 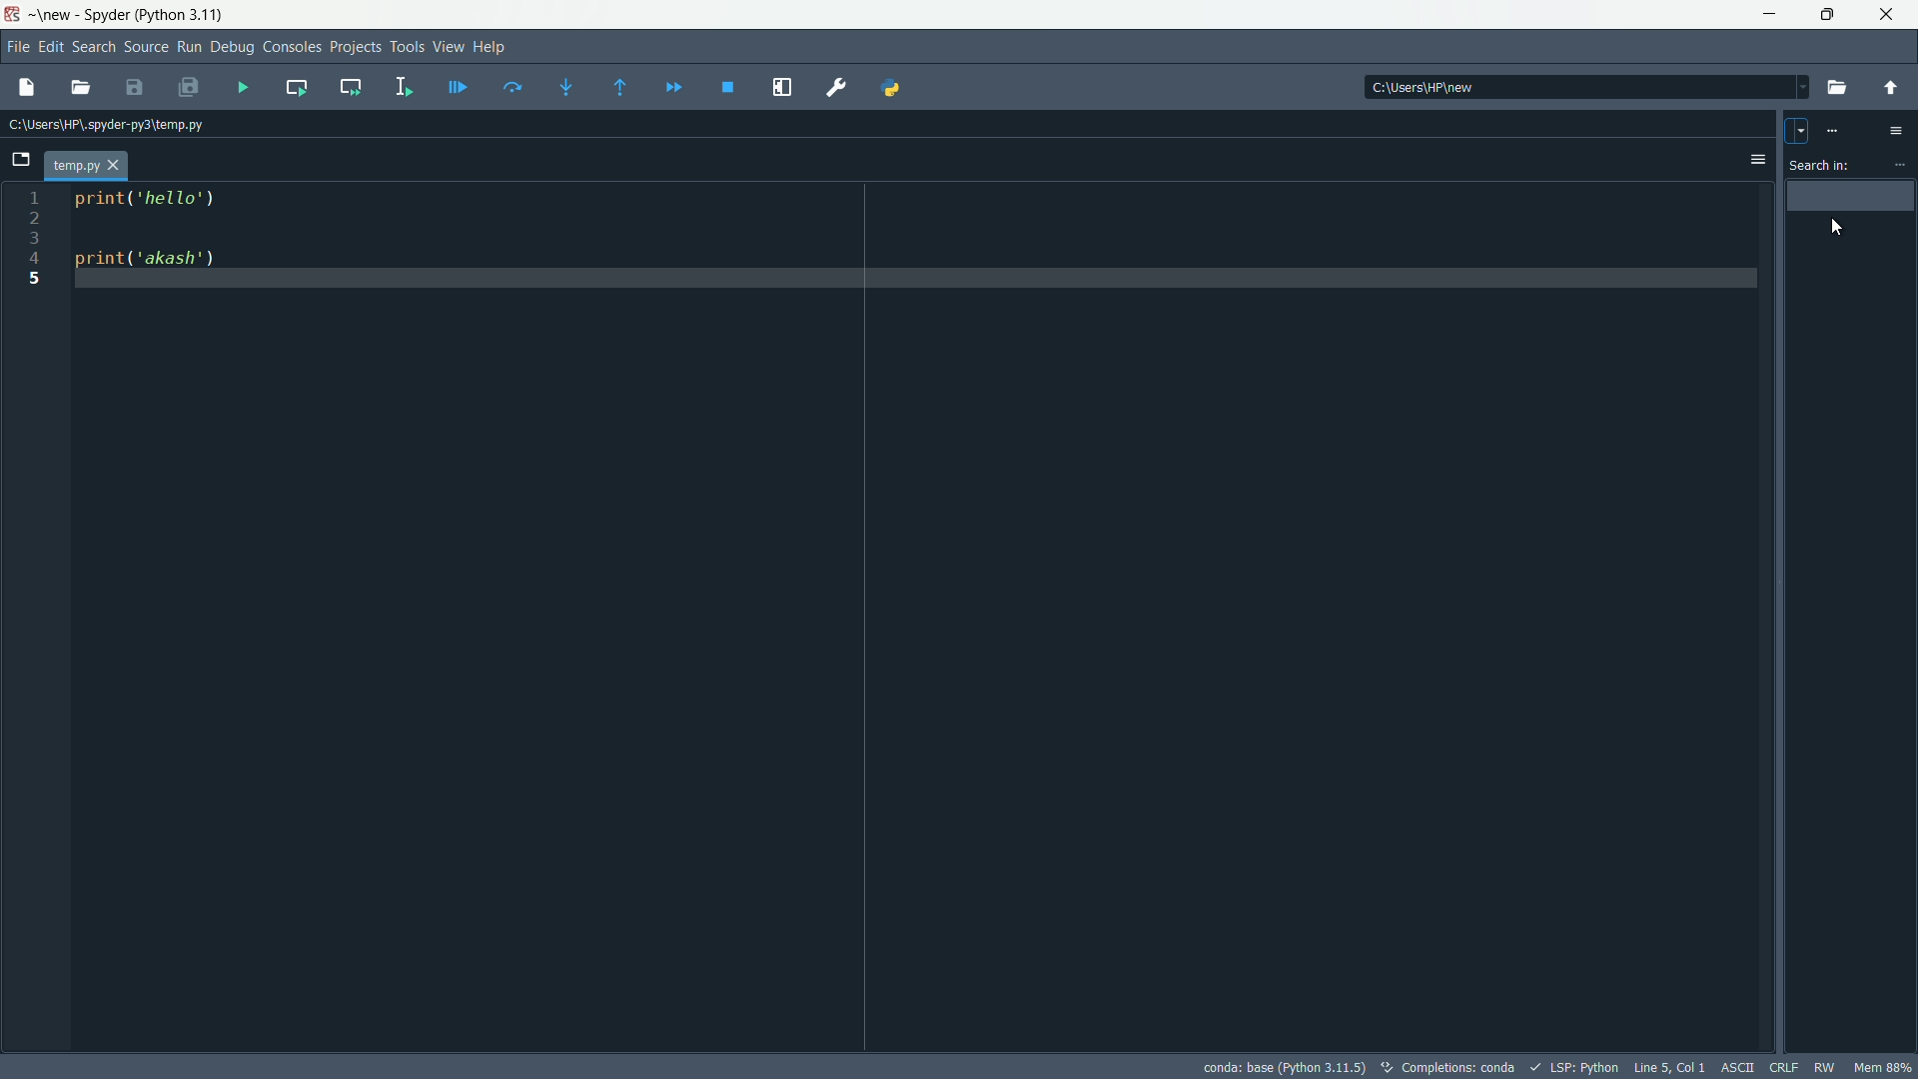 I want to click on Help Menu, so click(x=490, y=46).